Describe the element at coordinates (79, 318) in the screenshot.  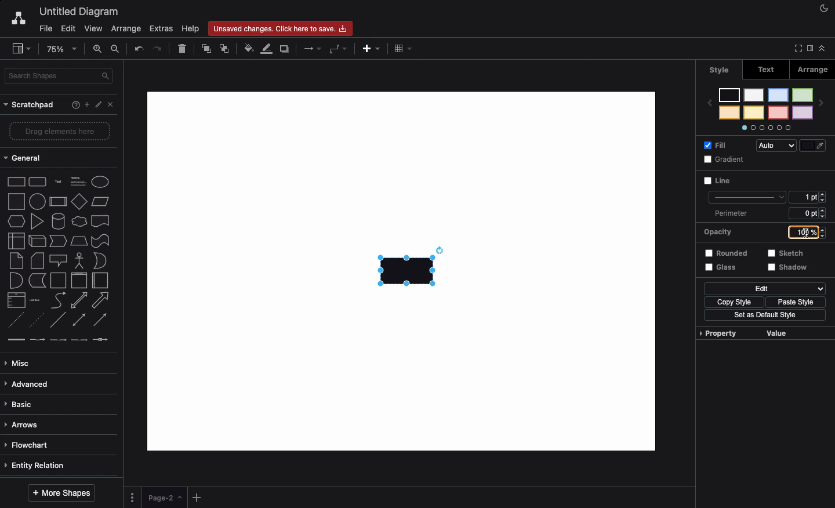
I see `bidirectional connector` at that location.